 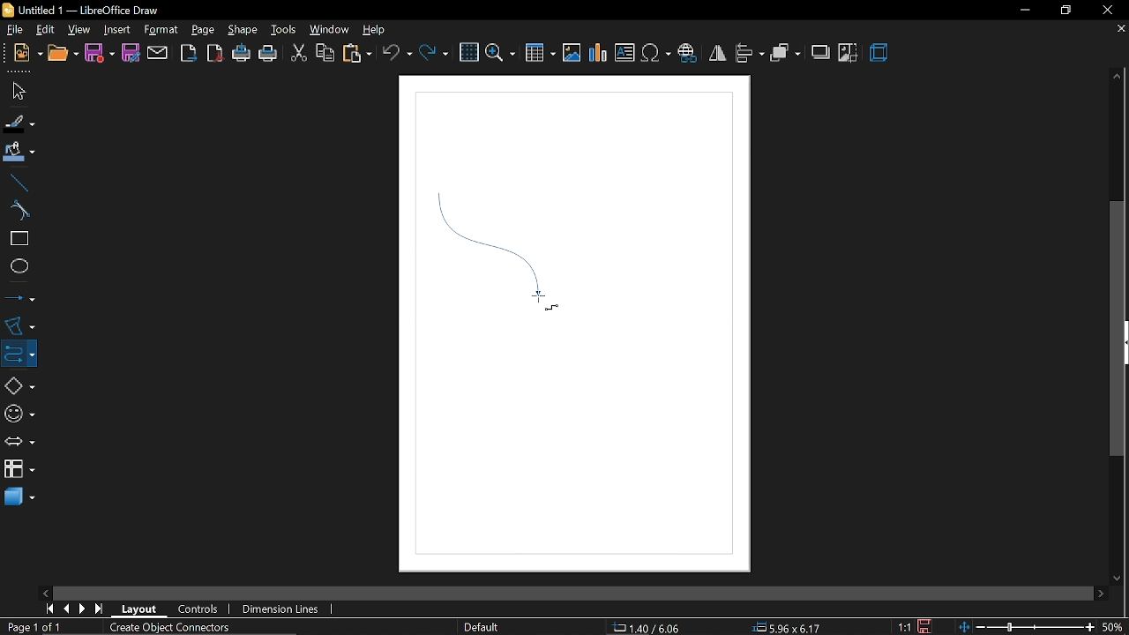 What do you see at coordinates (572, 54) in the screenshot?
I see `Insert image` at bounding box center [572, 54].